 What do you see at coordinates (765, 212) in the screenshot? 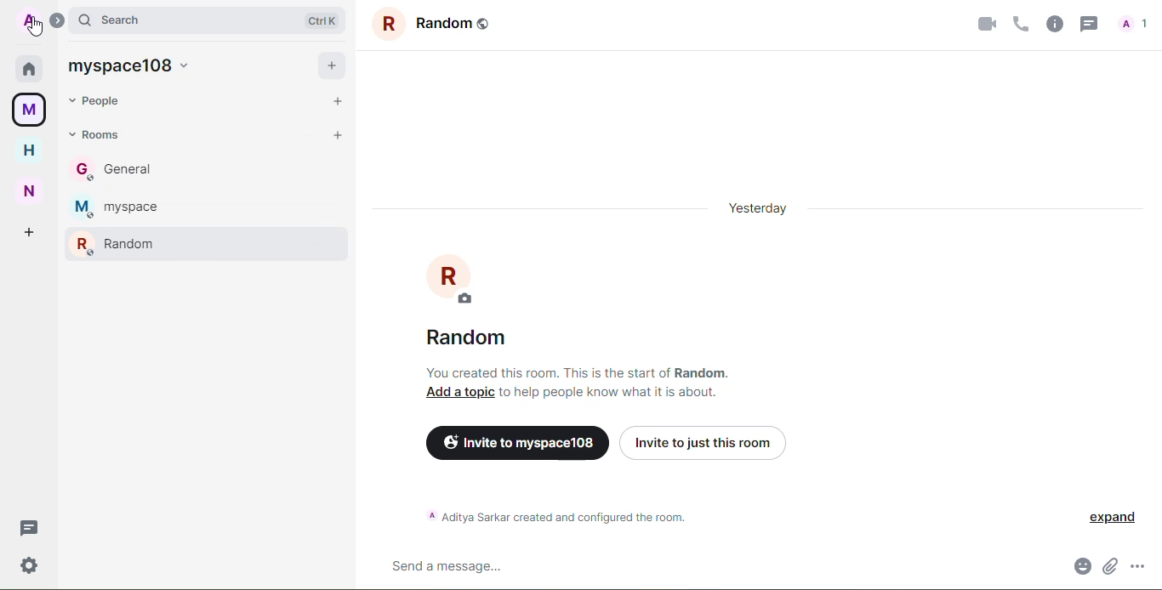
I see `Yesterday` at bounding box center [765, 212].